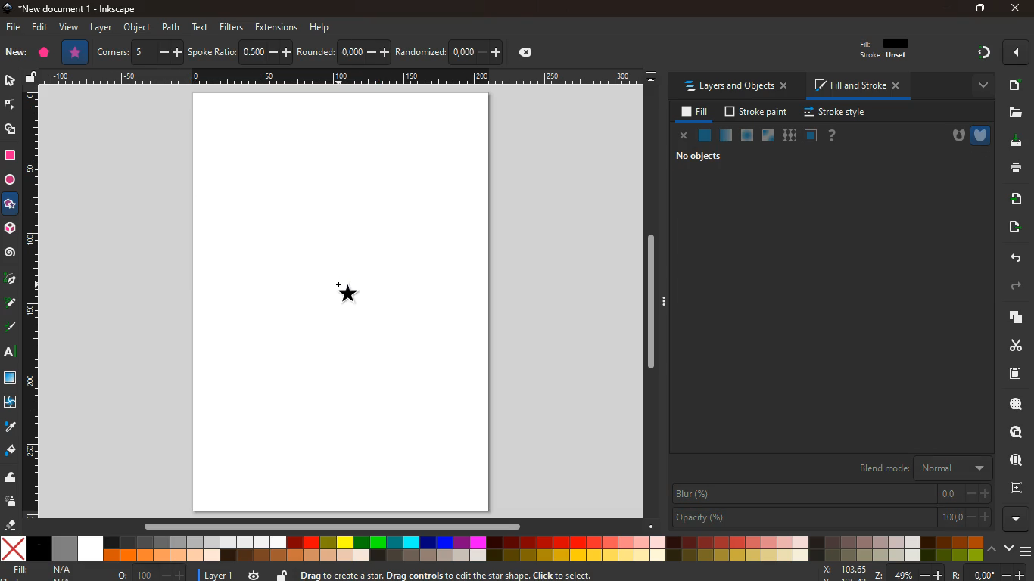 This screenshot has height=581, width=1034. What do you see at coordinates (344, 78) in the screenshot?
I see `Draw scale` at bounding box center [344, 78].